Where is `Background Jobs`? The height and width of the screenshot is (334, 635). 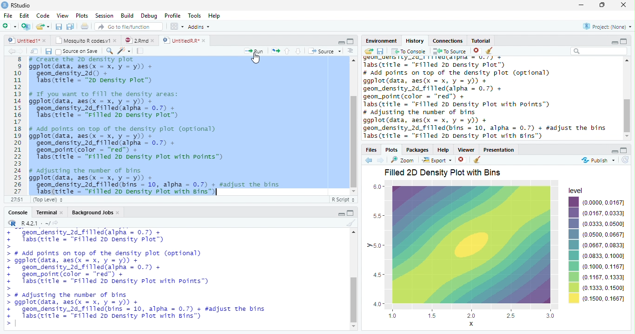
Background Jobs is located at coordinates (93, 213).